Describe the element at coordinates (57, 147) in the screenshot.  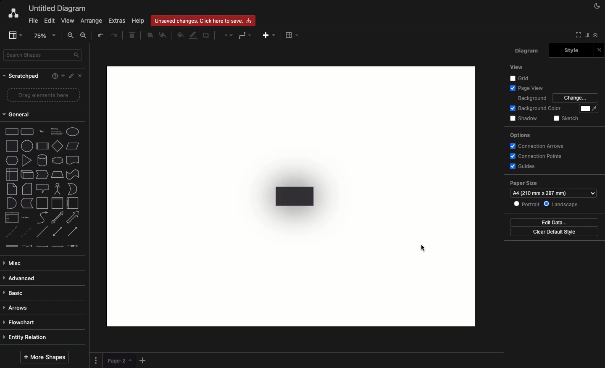
I see `diamond` at that location.